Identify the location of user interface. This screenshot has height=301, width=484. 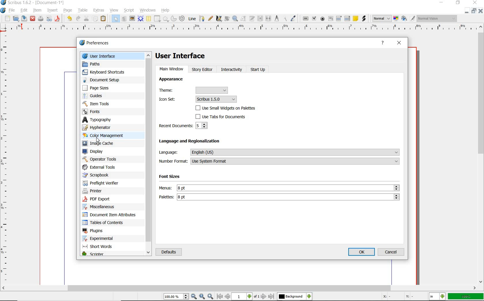
(103, 56).